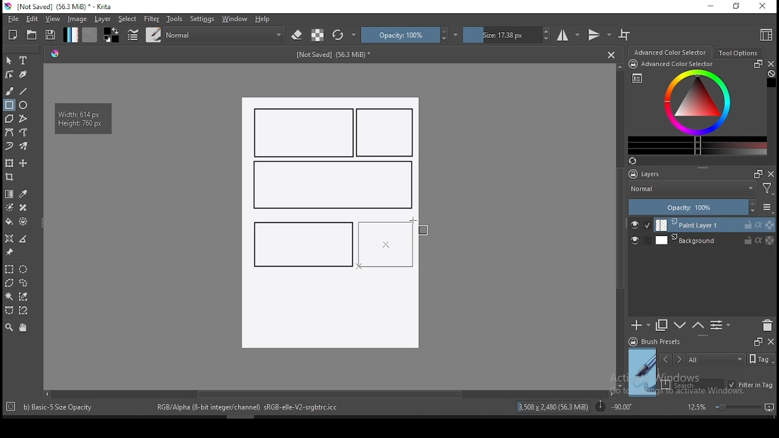  Describe the element at coordinates (225, 35) in the screenshot. I see `blending mode` at that location.